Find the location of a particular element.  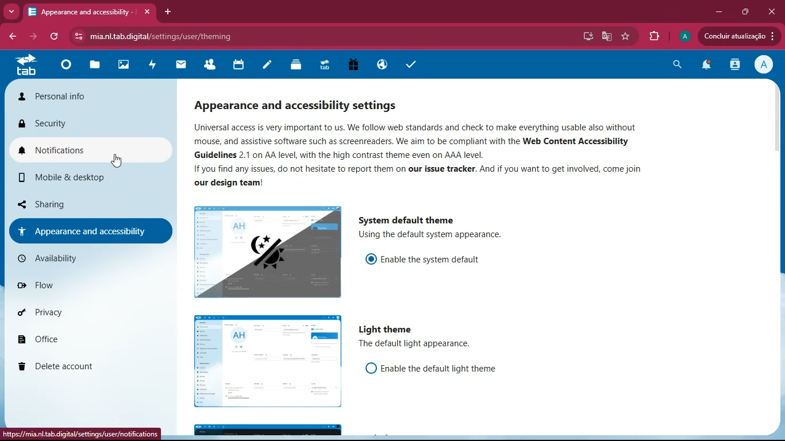

cursor is located at coordinates (120, 163).